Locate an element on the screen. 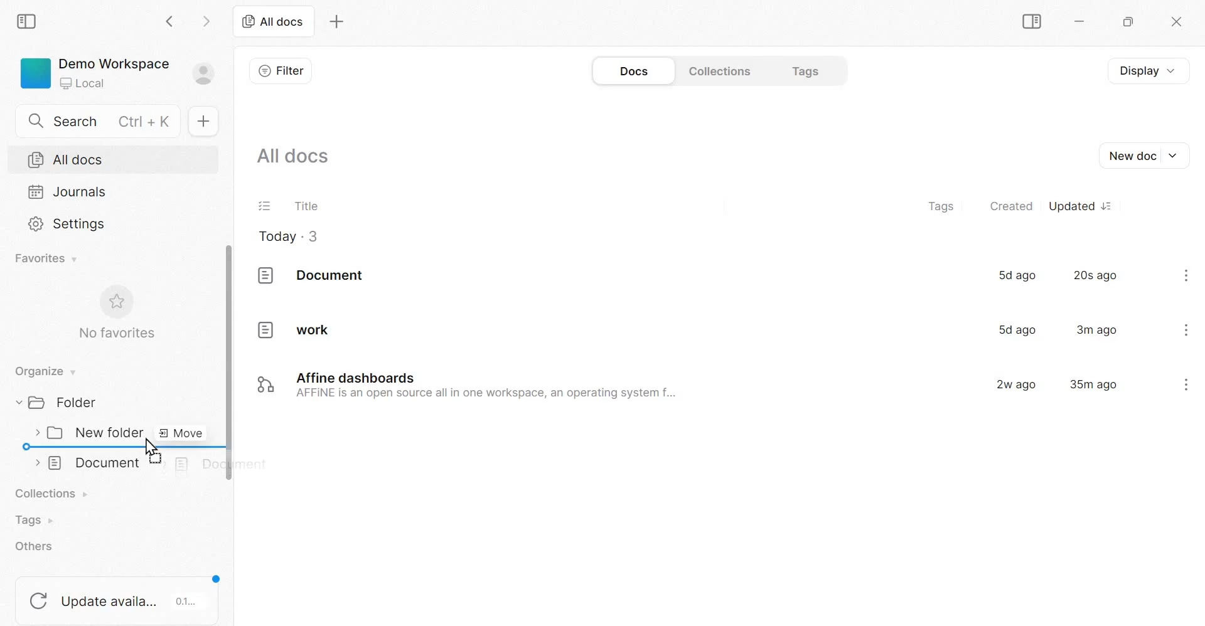 This screenshot has width=1205, height=626. go back is located at coordinates (171, 21).